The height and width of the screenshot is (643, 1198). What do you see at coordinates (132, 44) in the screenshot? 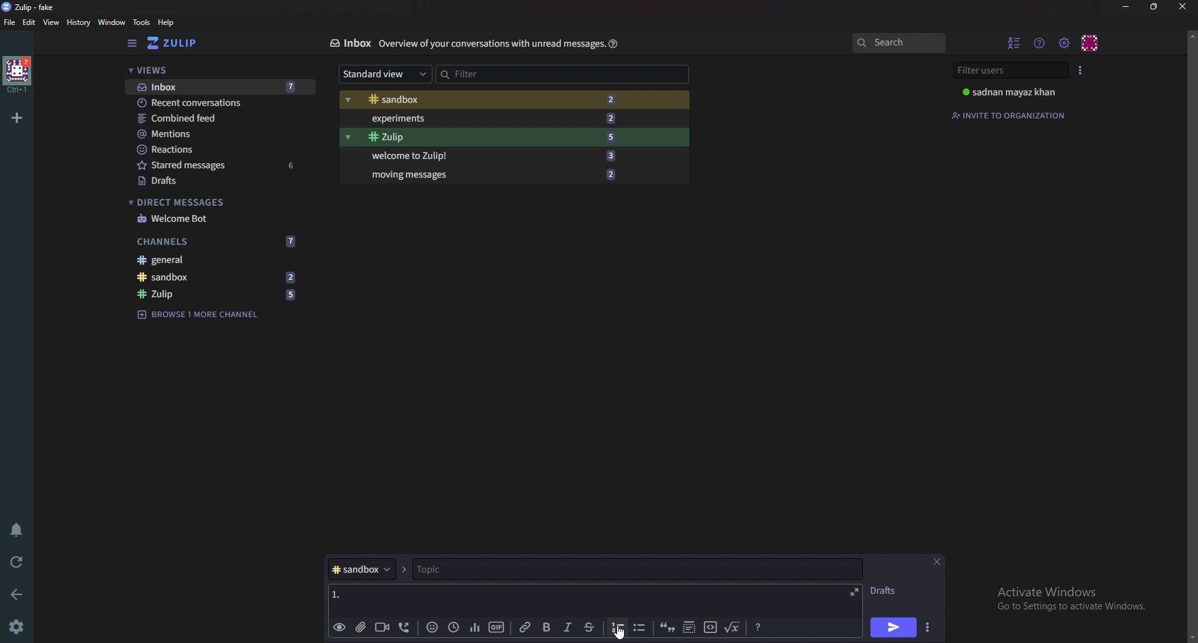
I see `Hide sidebar` at bounding box center [132, 44].